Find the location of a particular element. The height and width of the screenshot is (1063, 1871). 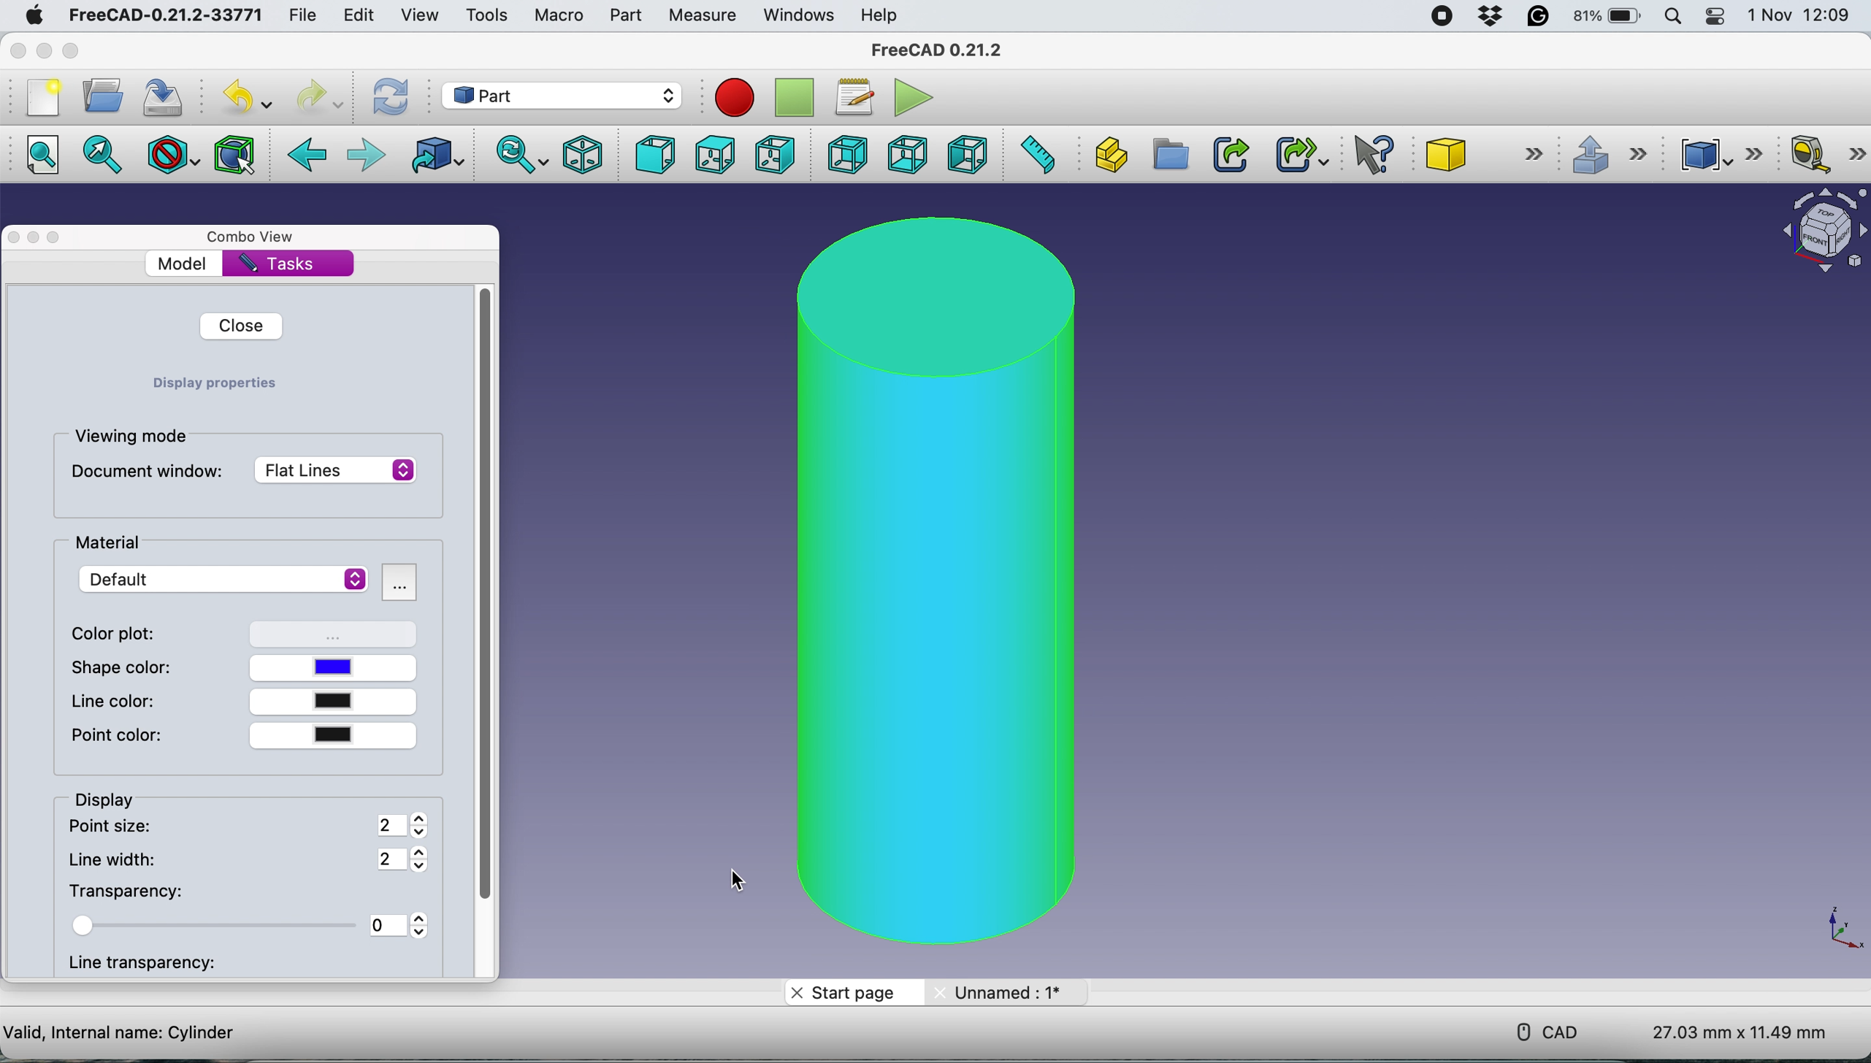

bounding box is located at coordinates (234, 155).